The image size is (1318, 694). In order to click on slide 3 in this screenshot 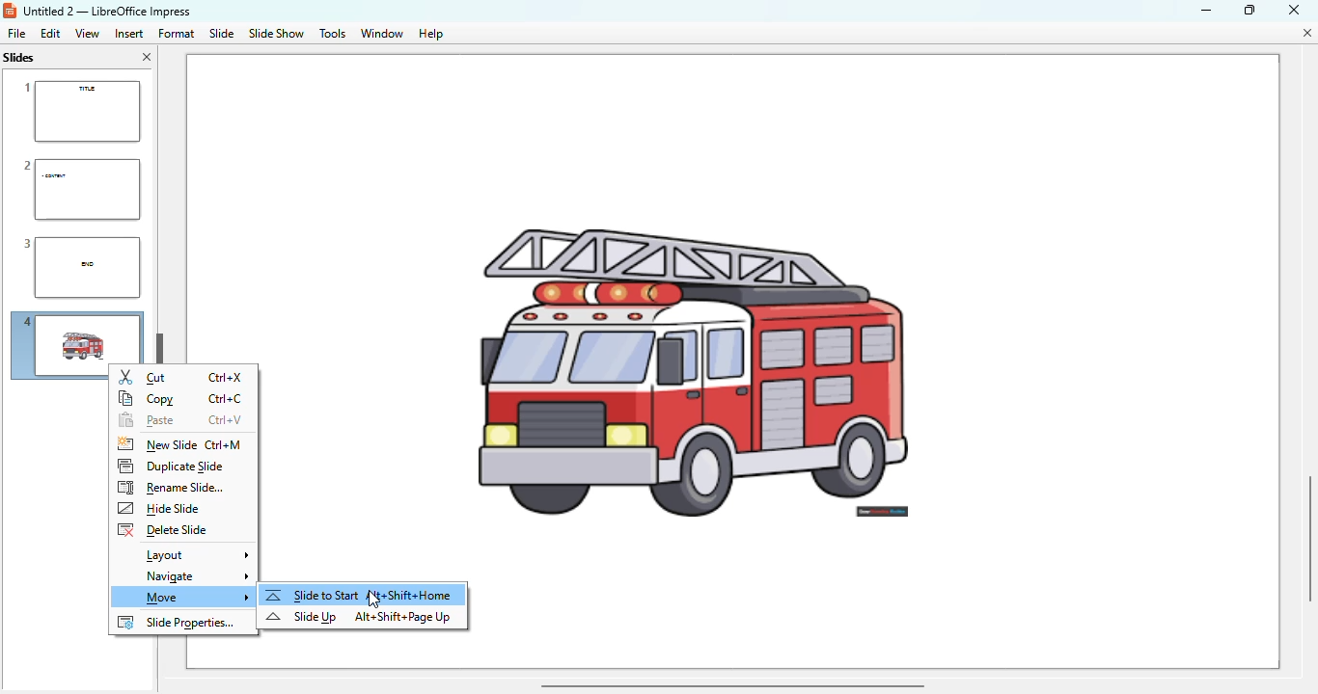, I will do `click(78, 268)`.